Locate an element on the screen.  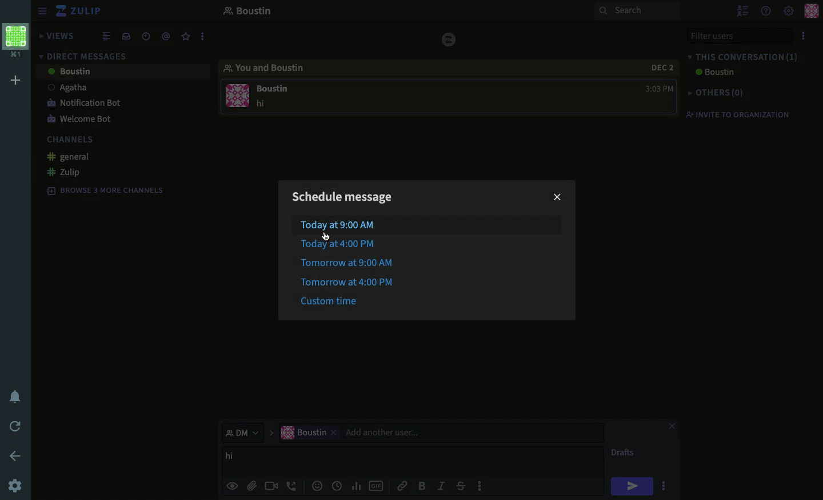
zulip is located at coordinates (79, 11).